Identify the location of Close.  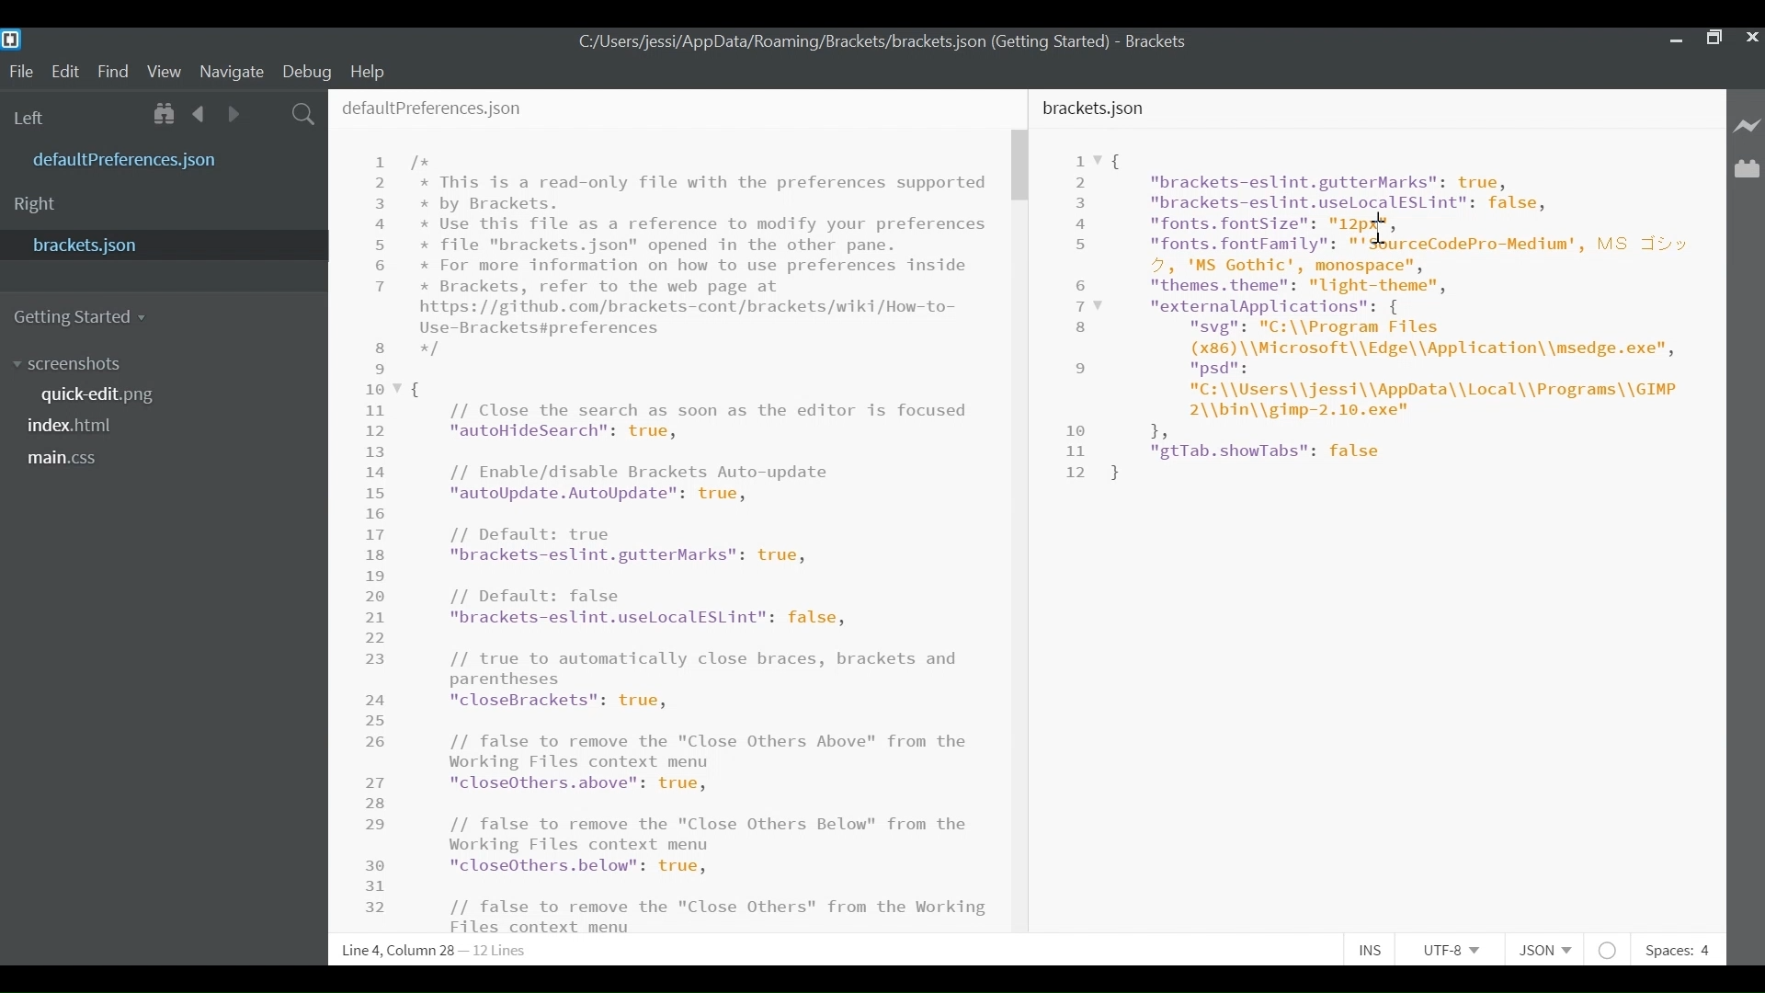
(1750, 36).